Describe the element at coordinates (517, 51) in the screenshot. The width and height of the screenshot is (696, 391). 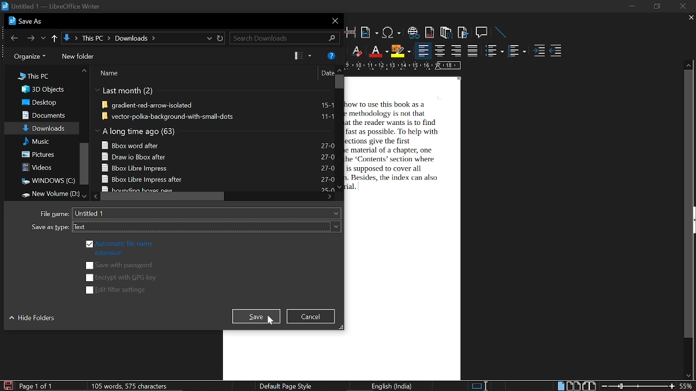
I see `toggle unordered list` at that location.